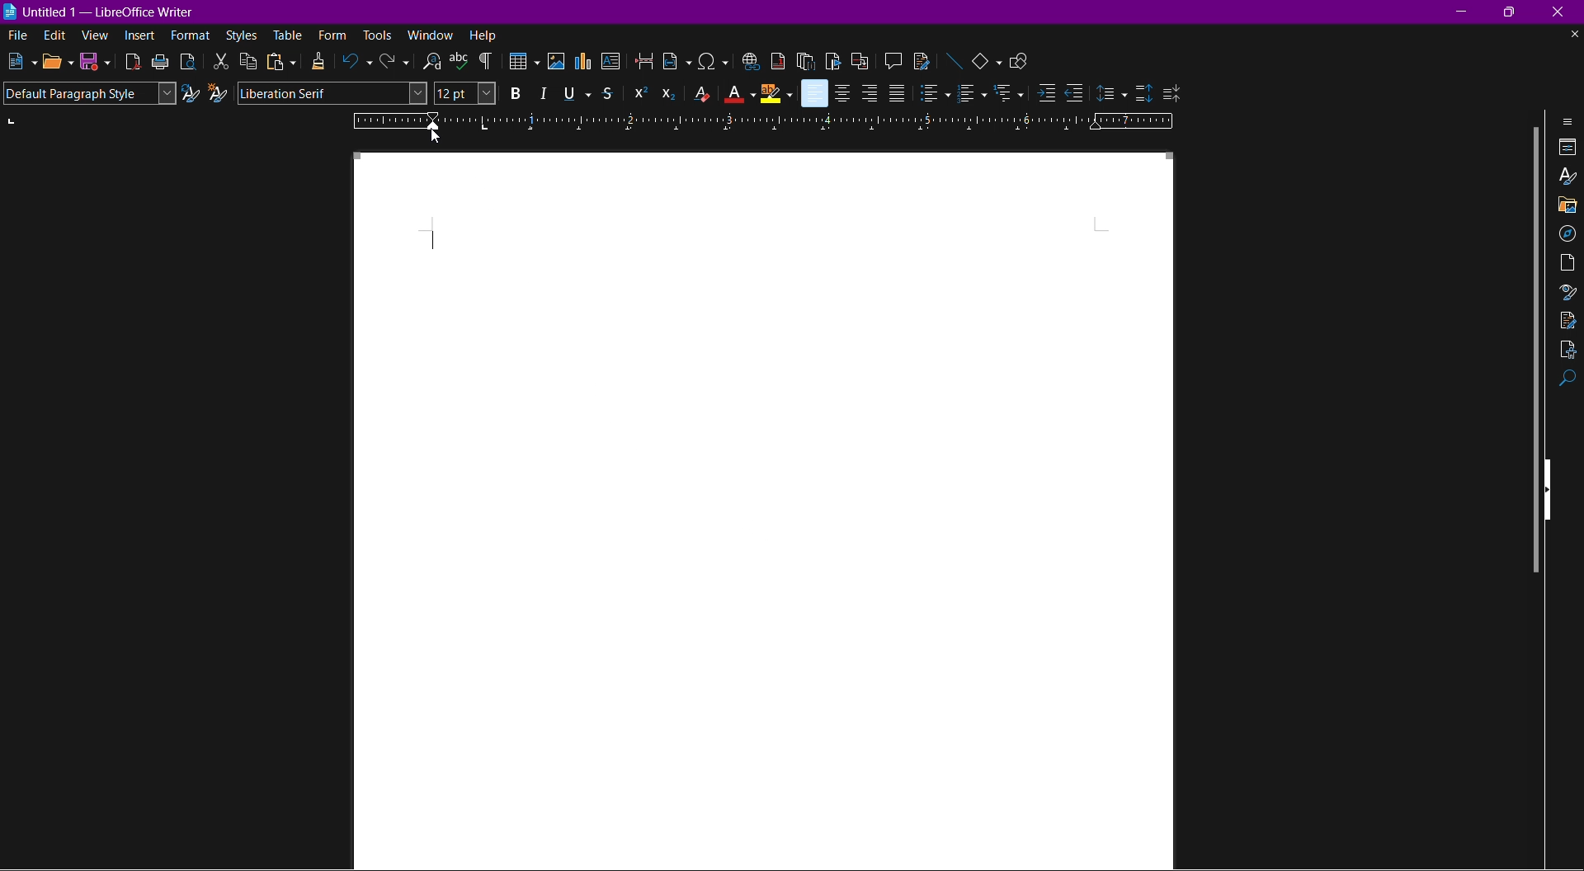 This screenshot has height=871, width=1584. What do you see at coordinates (97, 37) in the screenshot?
I see `view` at bounding box center [97, 37].